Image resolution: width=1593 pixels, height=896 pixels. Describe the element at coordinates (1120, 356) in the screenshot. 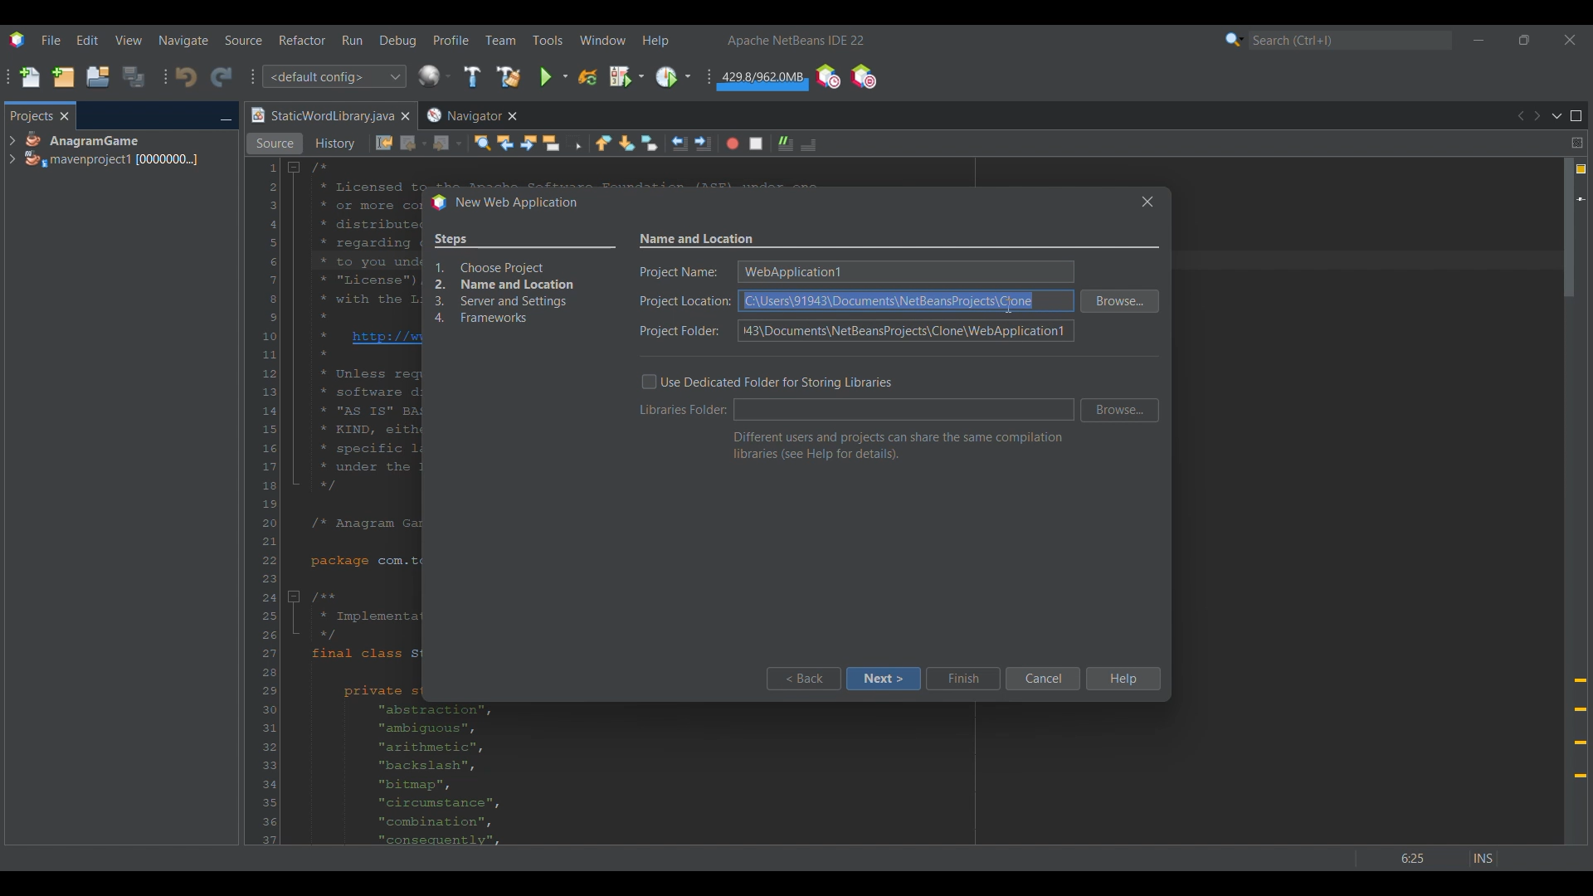

I see `Browse folder for respective detail` at that location.